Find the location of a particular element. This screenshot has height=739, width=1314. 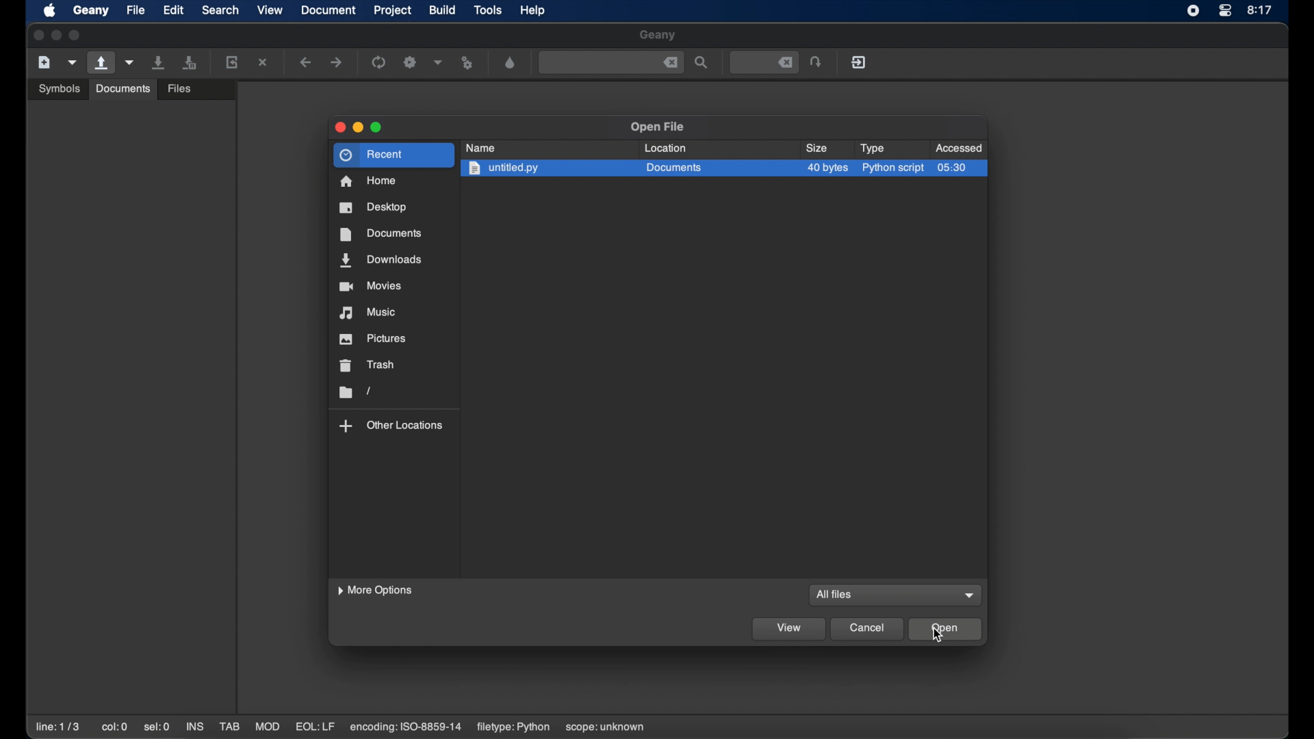

find the entered text in current file is located at coordinates (611, 63).